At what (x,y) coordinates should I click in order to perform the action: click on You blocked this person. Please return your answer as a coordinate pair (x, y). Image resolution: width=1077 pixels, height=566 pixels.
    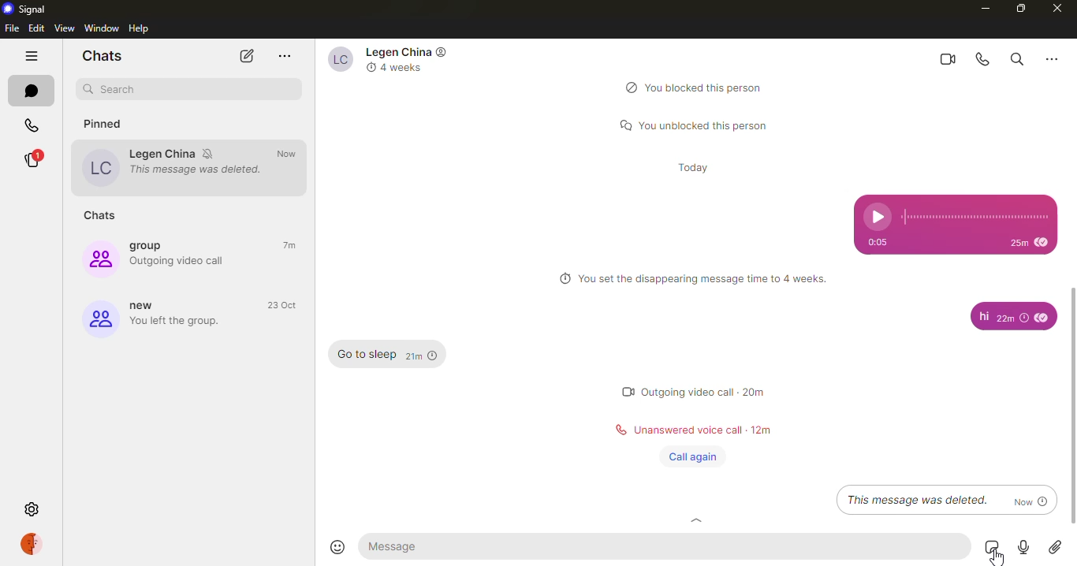
    Looking at the image, I should click on (707, 88).